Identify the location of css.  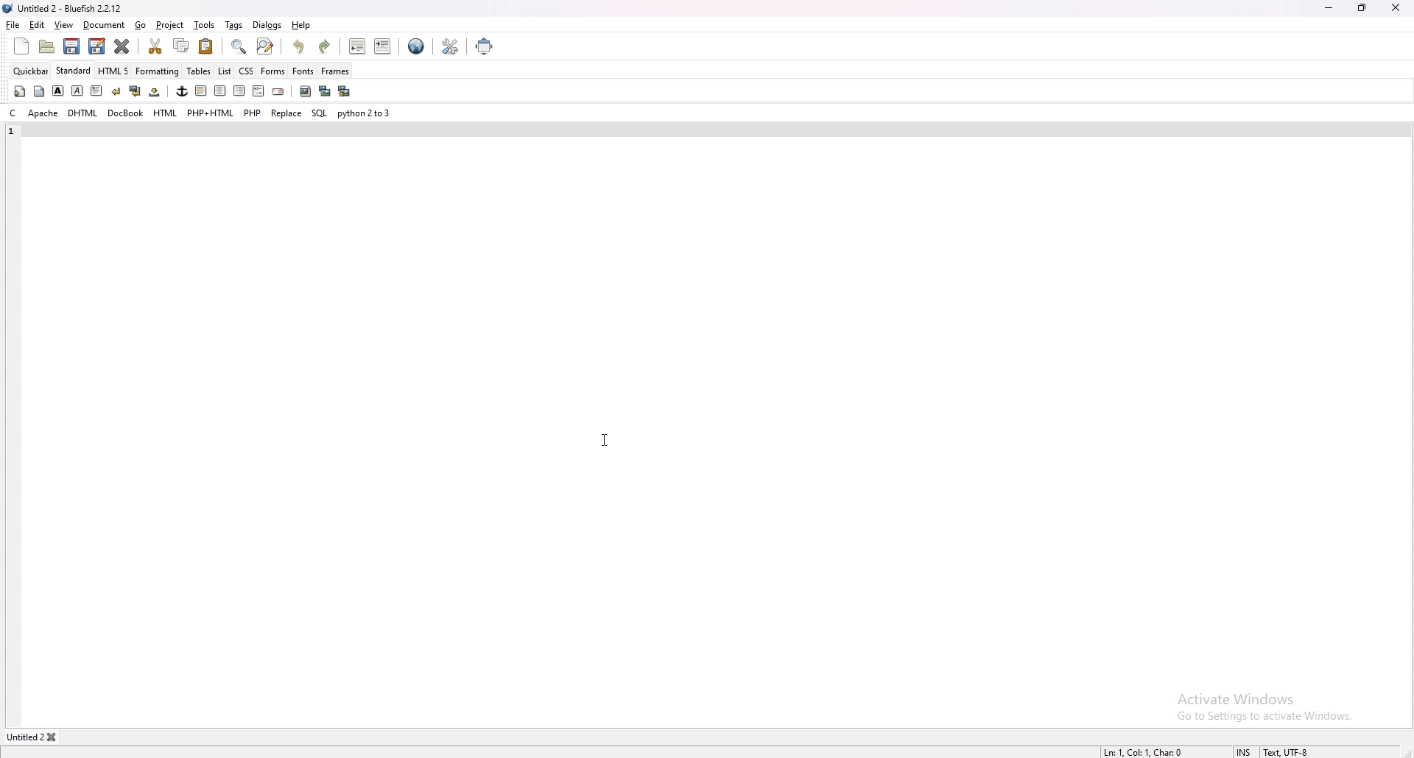
(245, 72).